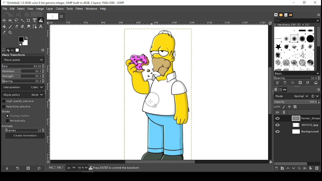 This screenshot has height=181, width=322. What do you see at coordinates (5, 9) in the screenshot?
I see `file` at bounding box center [5, 9].